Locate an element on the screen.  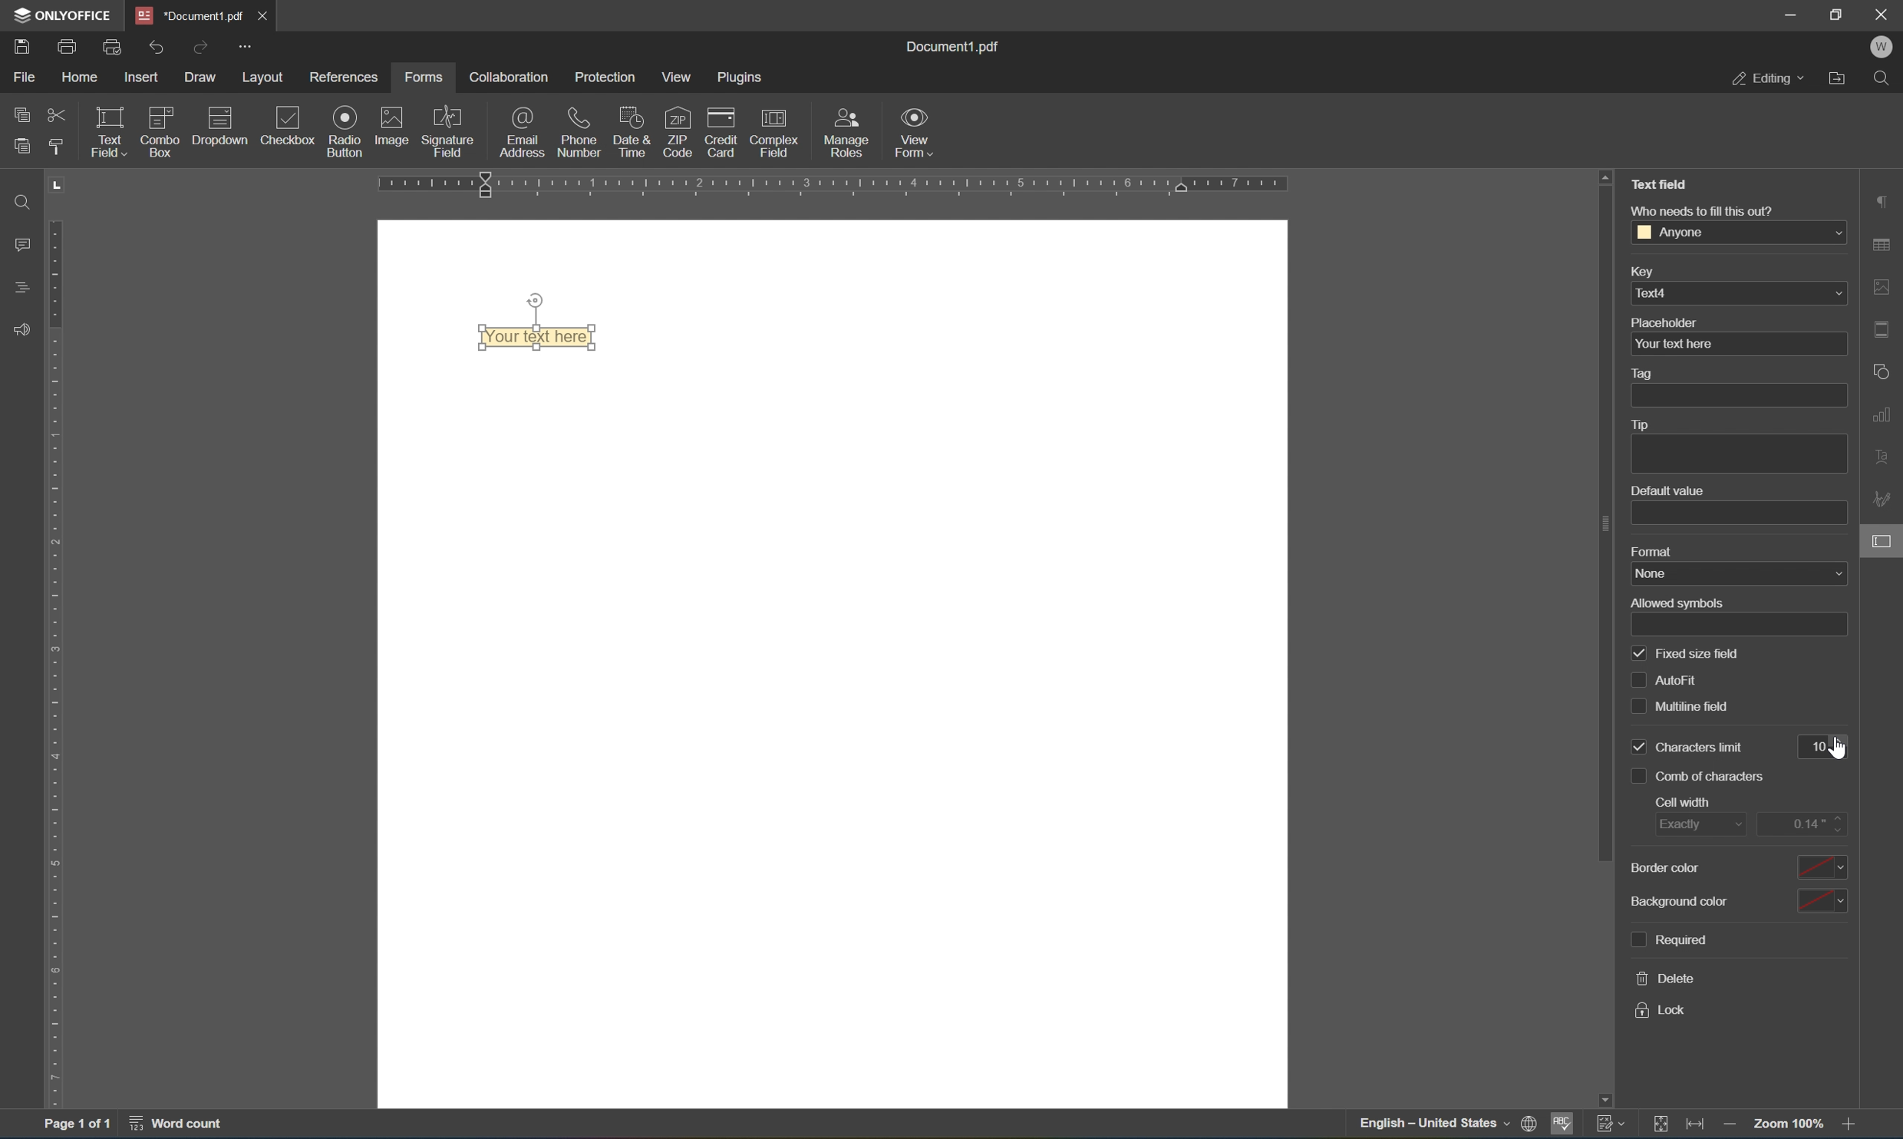
redo is located at coordinates (198, 48).